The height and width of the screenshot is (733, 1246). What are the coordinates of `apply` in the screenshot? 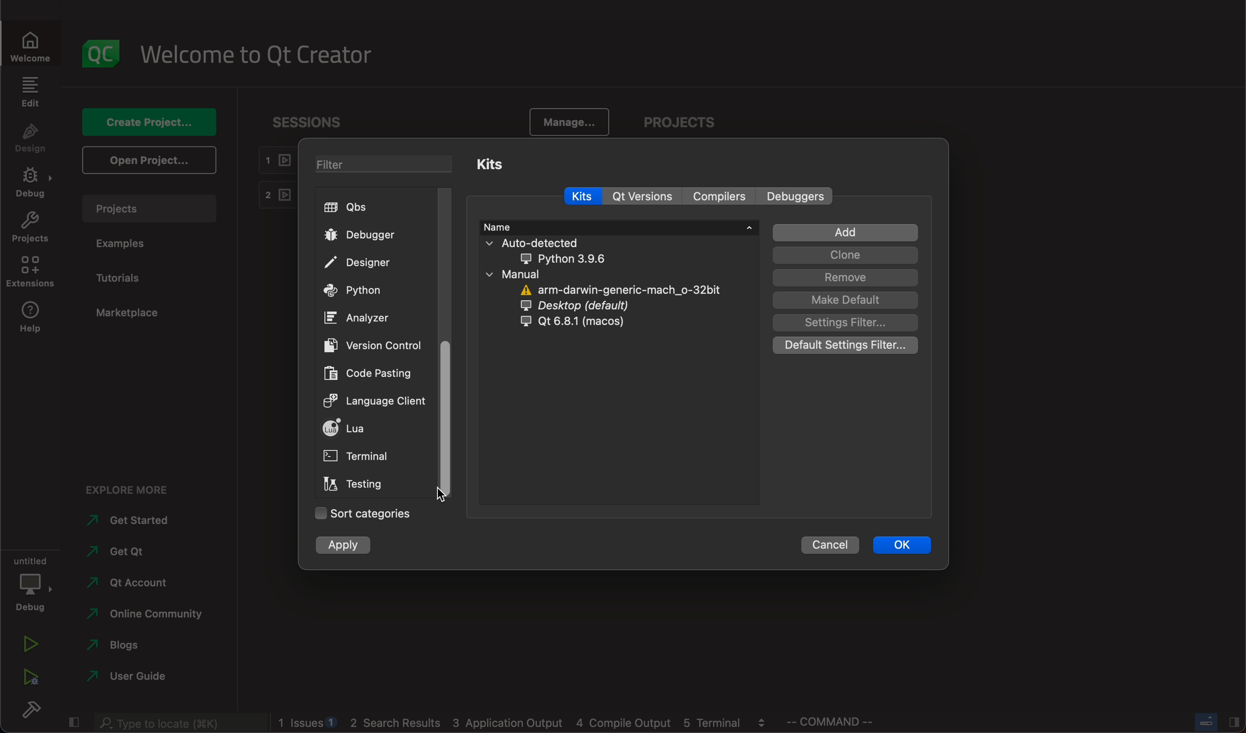 It's located at (349, 545).